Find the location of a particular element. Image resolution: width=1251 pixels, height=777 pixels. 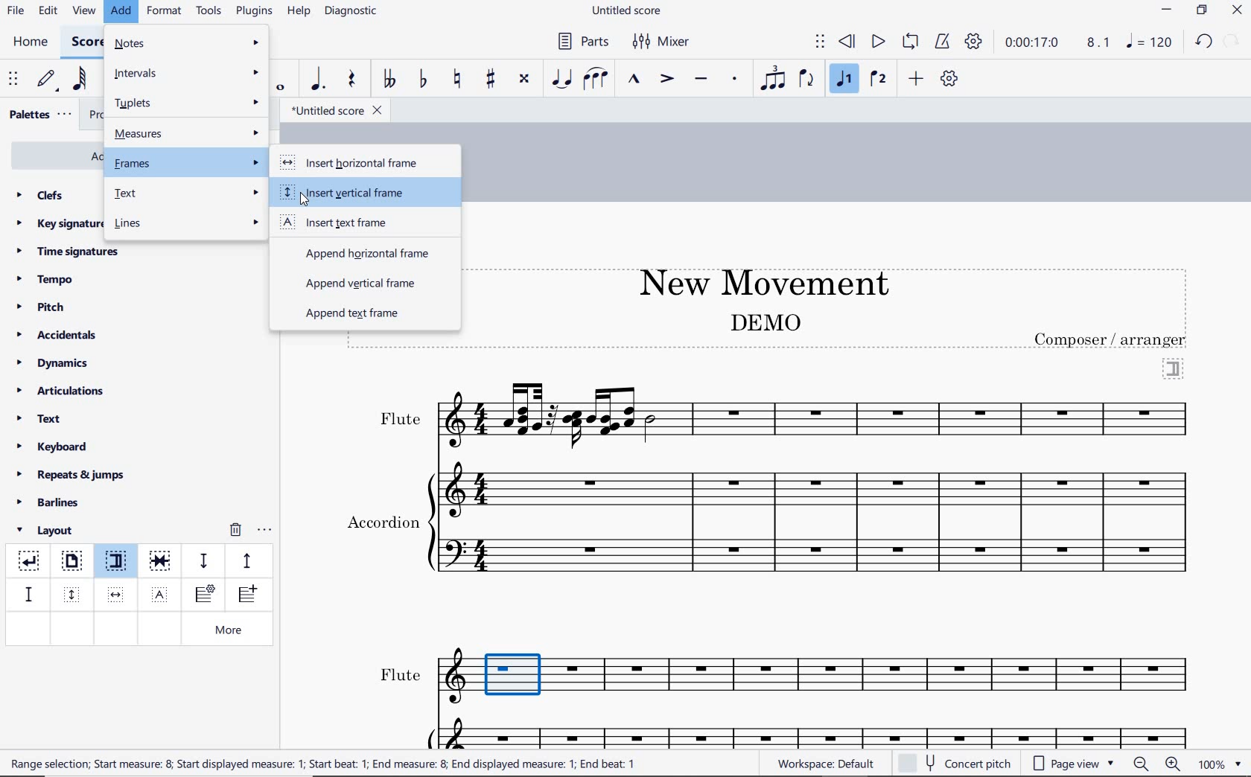

more is located at coordinates (232, 631).